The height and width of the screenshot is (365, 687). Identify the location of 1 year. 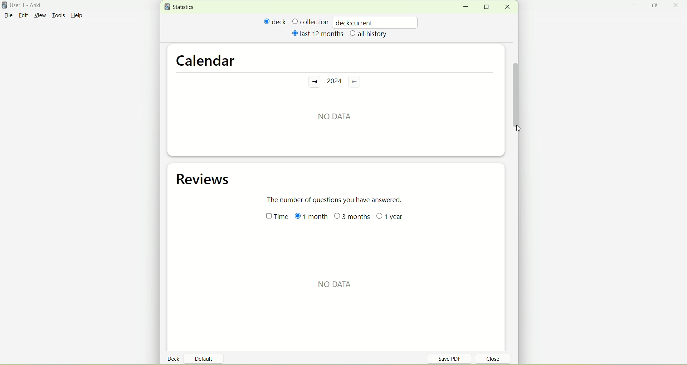
(390, 219).